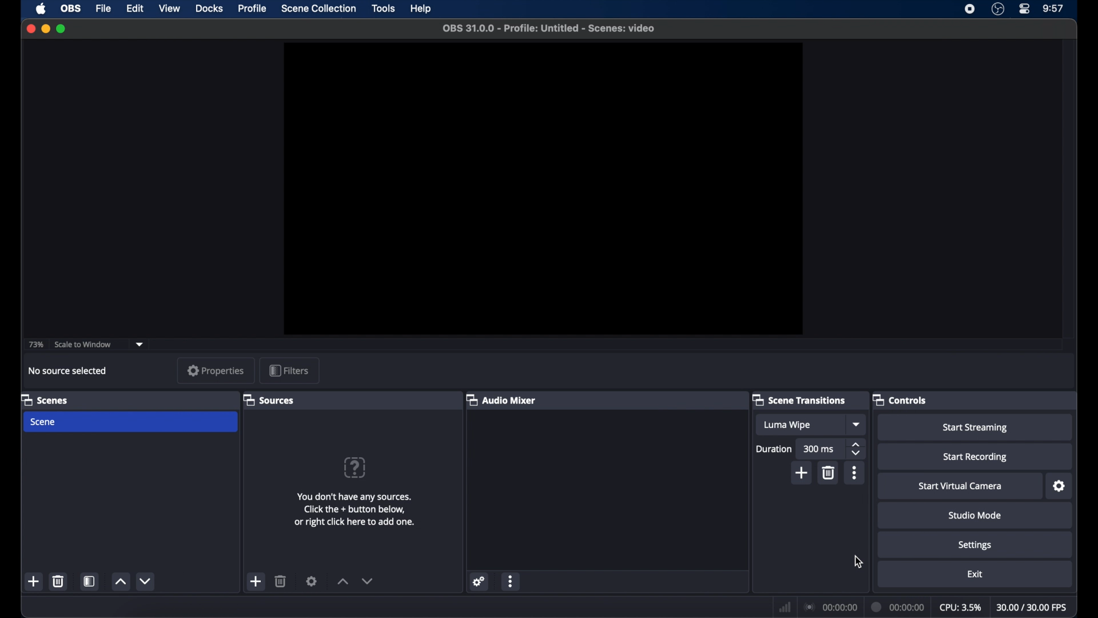 The height and width of the screenshot is (618, 1098). I want to click on properties, so click(217, 370).